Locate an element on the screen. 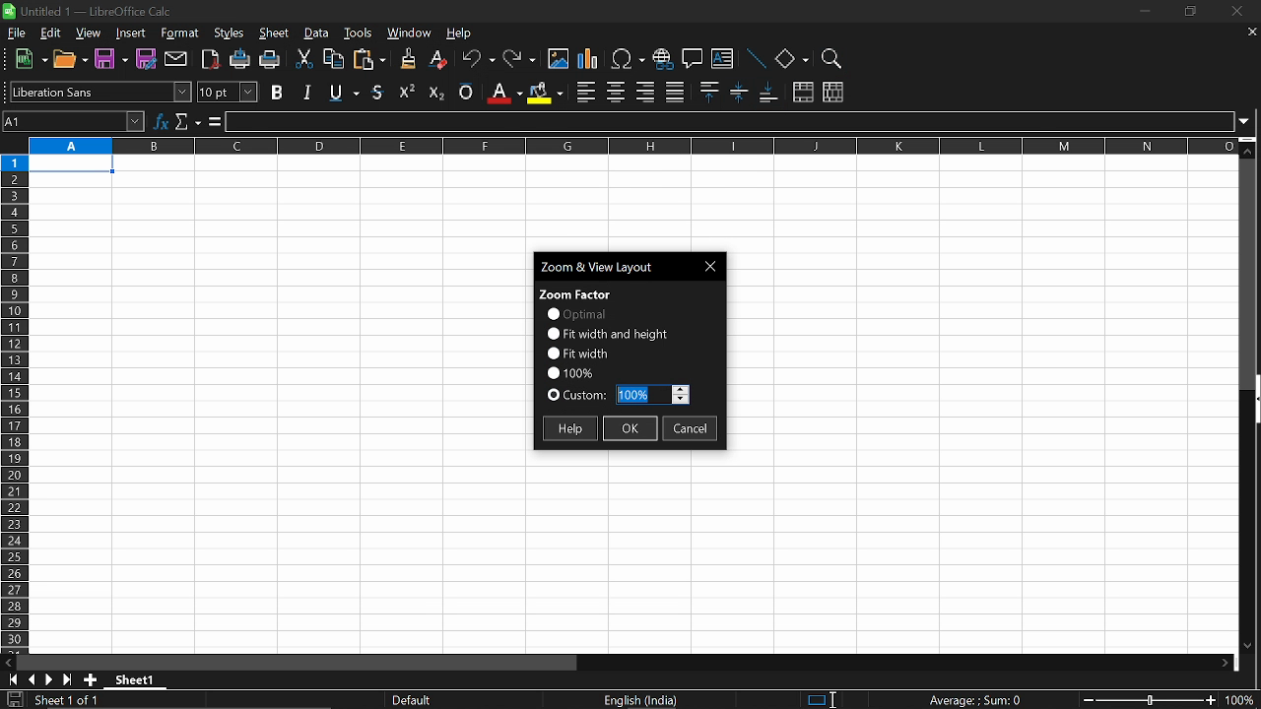 This screenshot has height=709, width=1261. insert symbol is located at coordinates (628, 59).